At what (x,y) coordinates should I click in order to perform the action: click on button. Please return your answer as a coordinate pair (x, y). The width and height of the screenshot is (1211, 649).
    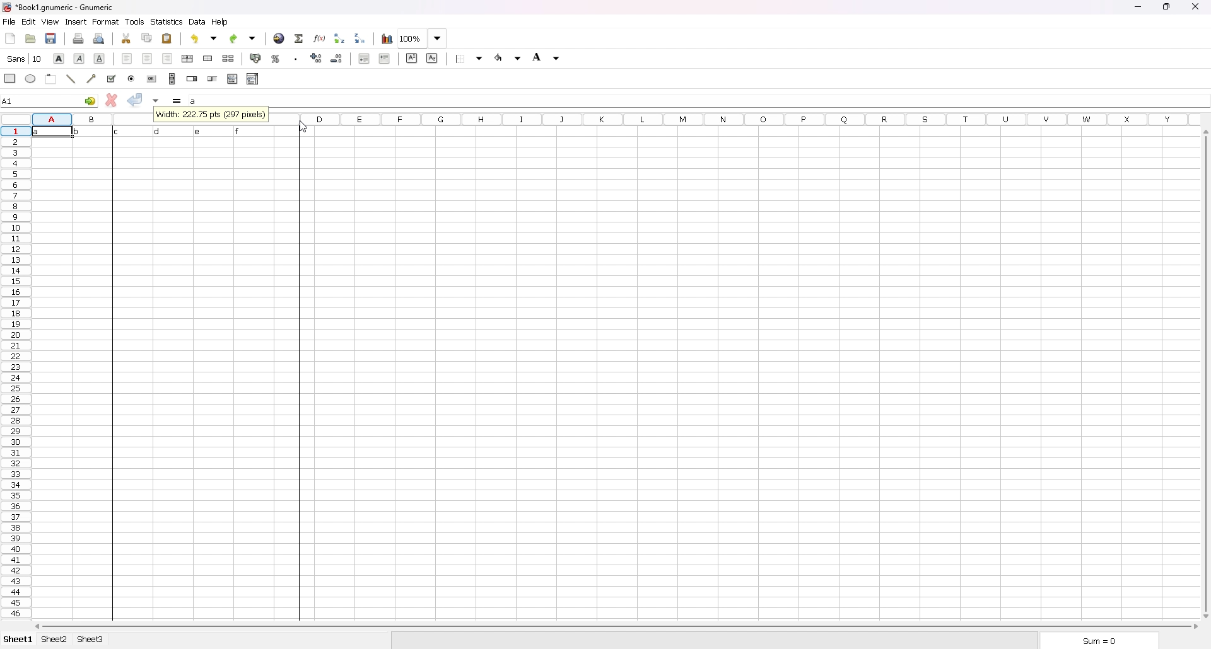
    Looking at the image, I should click on (153, 79).